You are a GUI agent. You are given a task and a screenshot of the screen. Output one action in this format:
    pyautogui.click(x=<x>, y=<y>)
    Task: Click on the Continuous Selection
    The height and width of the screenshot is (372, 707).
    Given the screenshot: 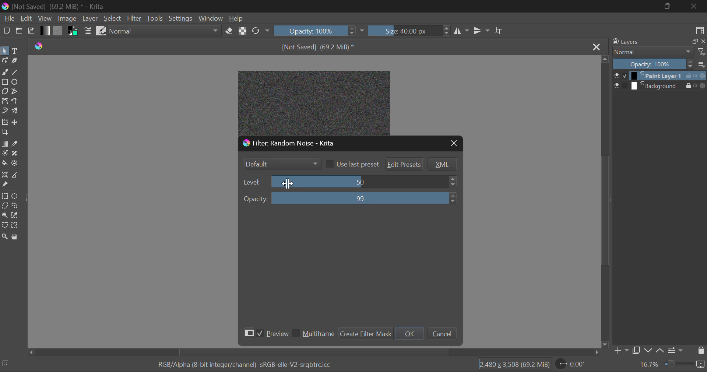 What is the action you would take?
    pyautogui.click(x=5, y=216)
    